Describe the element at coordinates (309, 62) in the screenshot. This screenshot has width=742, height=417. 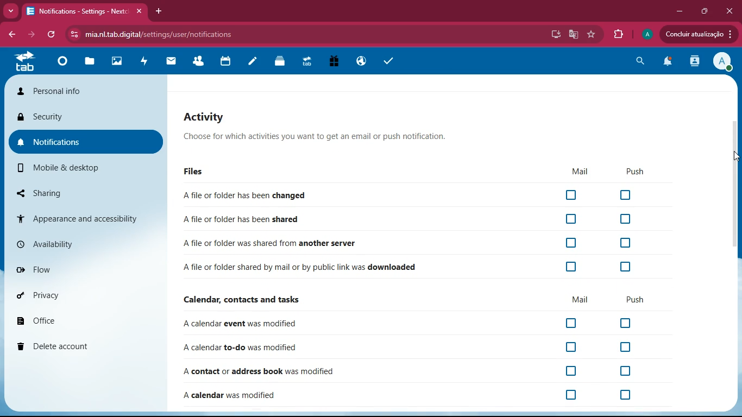
I see `tab` at that location.